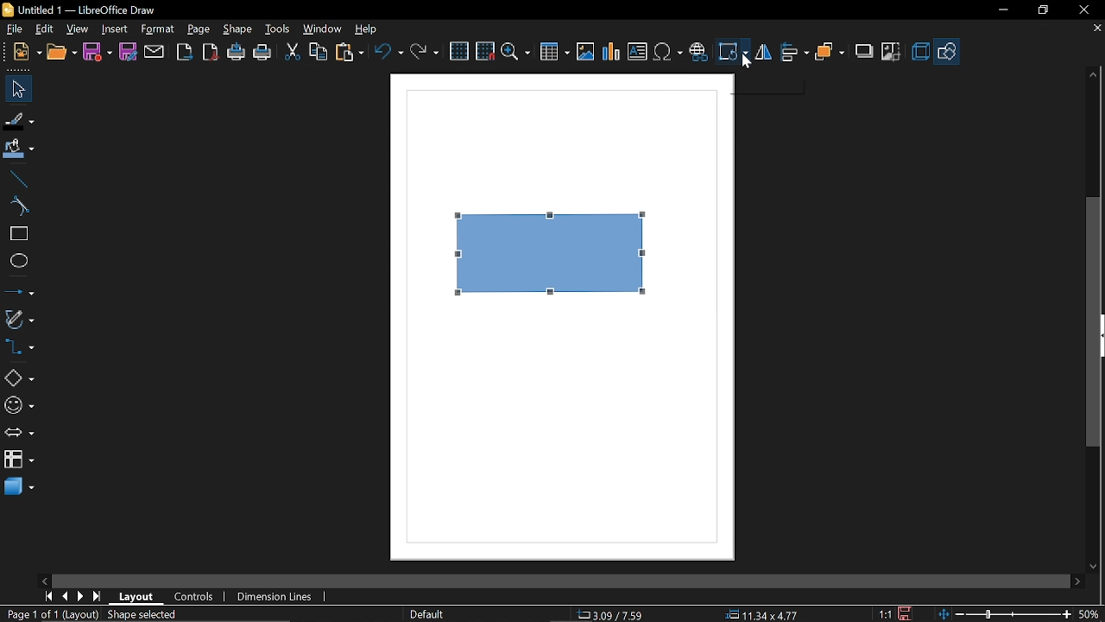 This screenshot has width=1105, height=622. What do you see at coordinates (555, 53) in the screenshot?
I see `Insert table` at bounding box center [555, 53].